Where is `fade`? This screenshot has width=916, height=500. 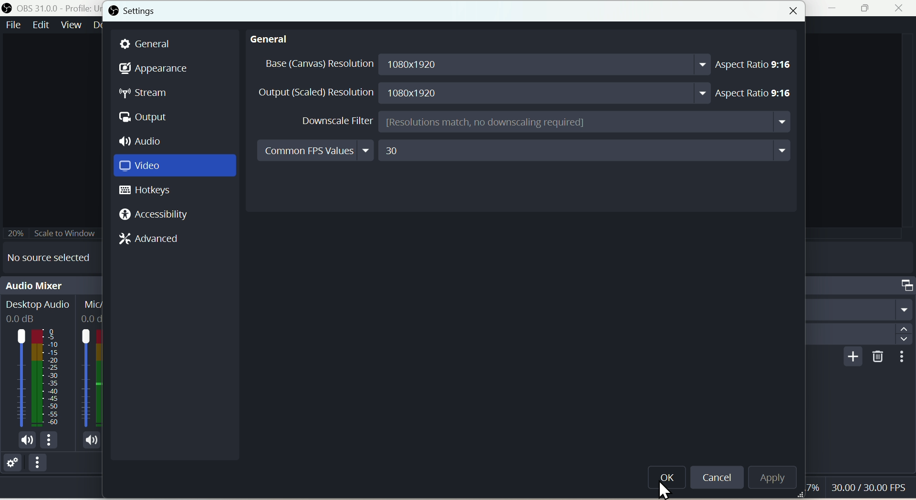
fade is located at coordinates (860, 309).